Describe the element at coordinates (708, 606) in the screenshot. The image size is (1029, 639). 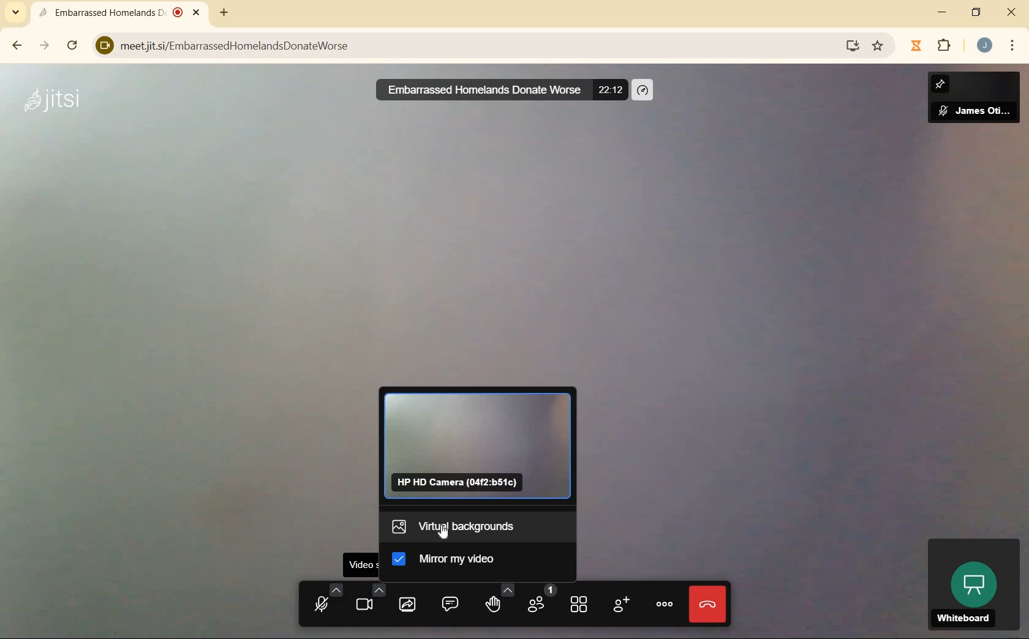
I see `leave meeting` at that location.